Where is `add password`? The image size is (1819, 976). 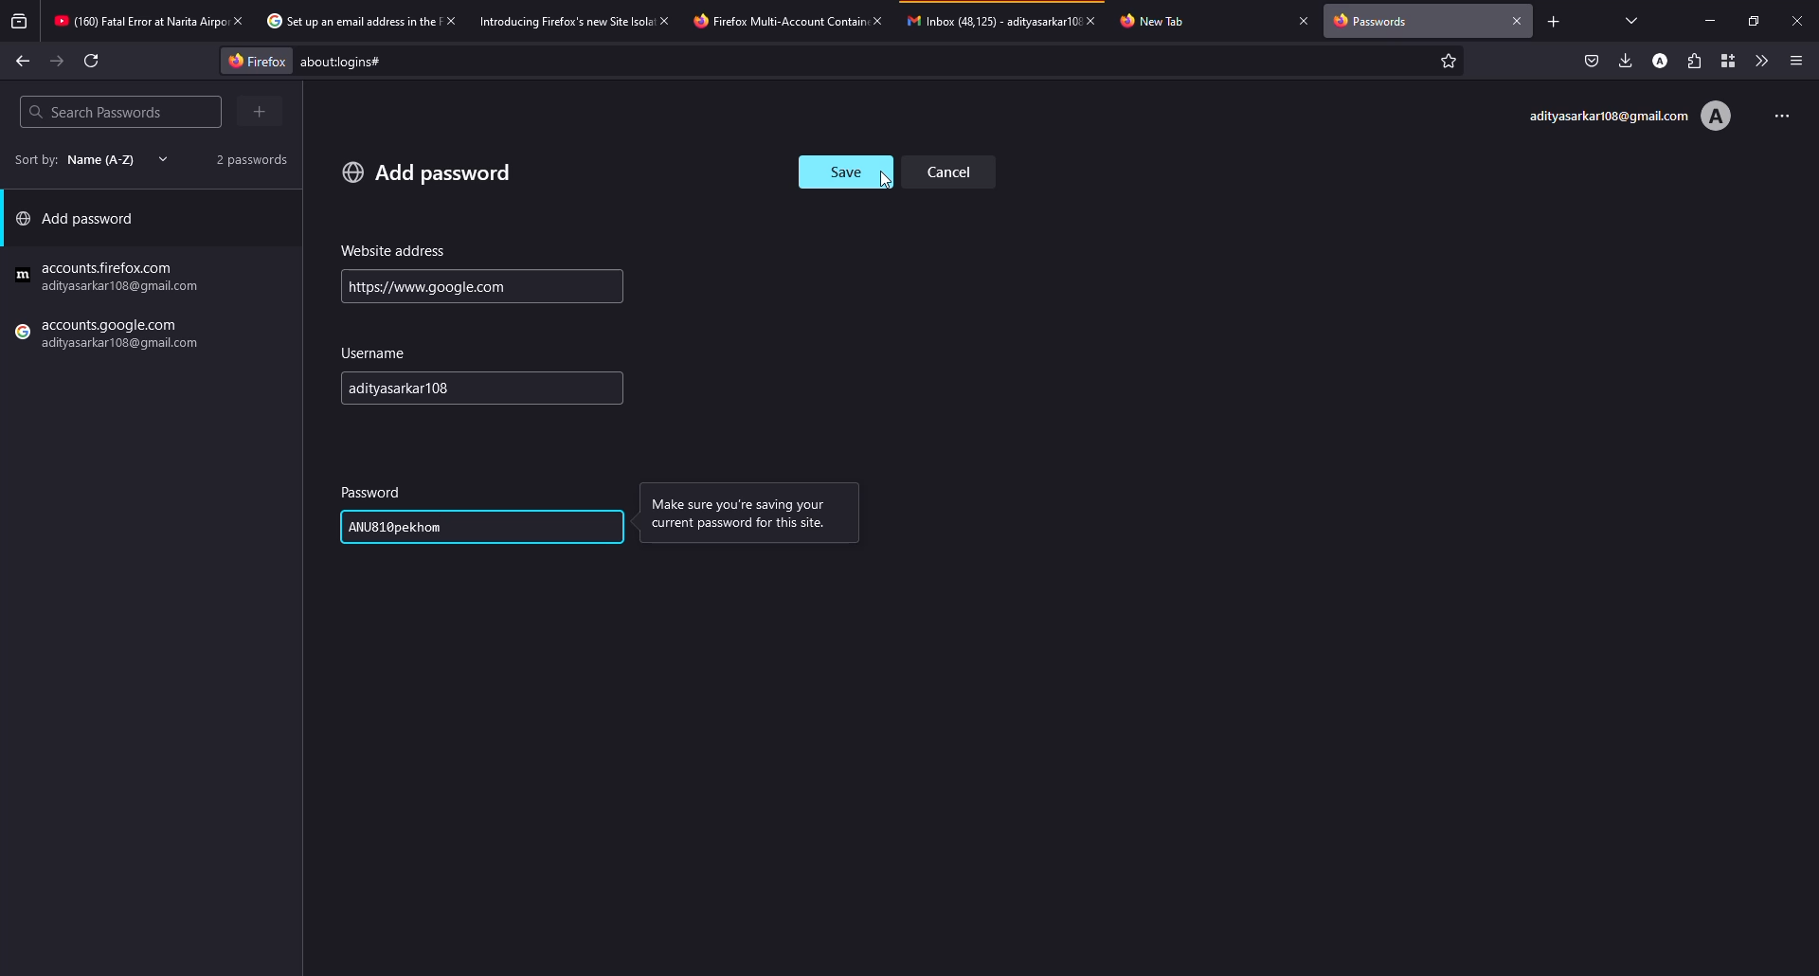 add password is located at coordinates (81, 223).